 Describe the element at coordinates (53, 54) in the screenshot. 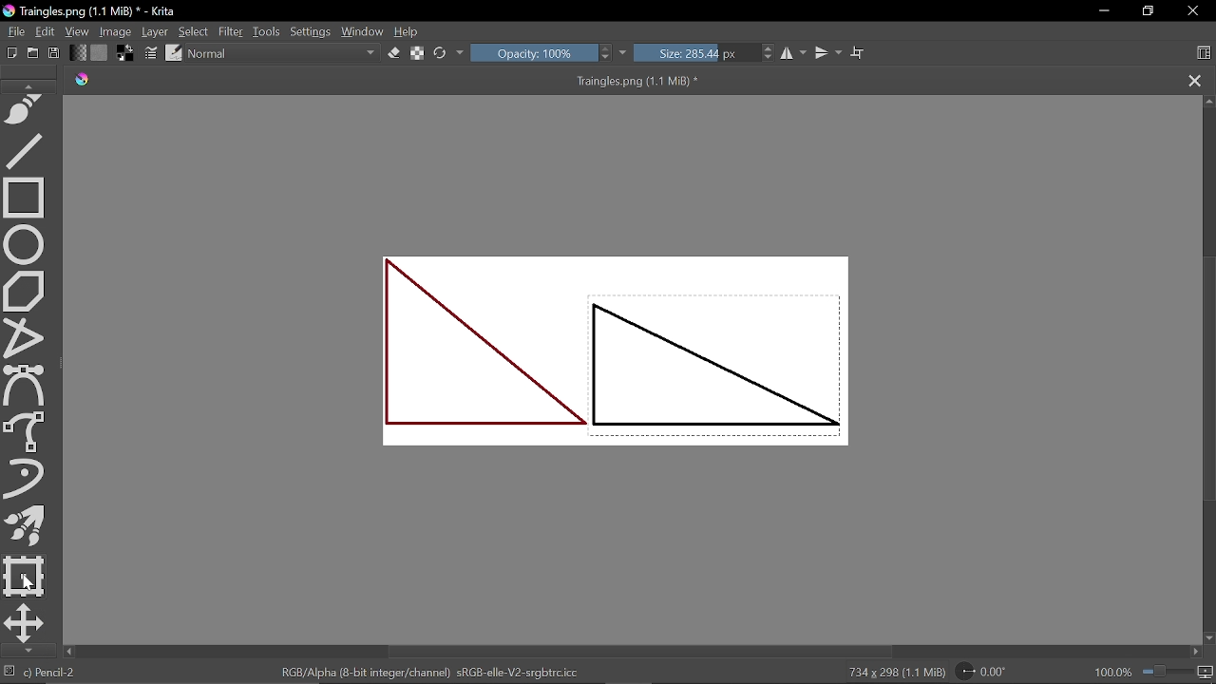

I see `Save` at that location.